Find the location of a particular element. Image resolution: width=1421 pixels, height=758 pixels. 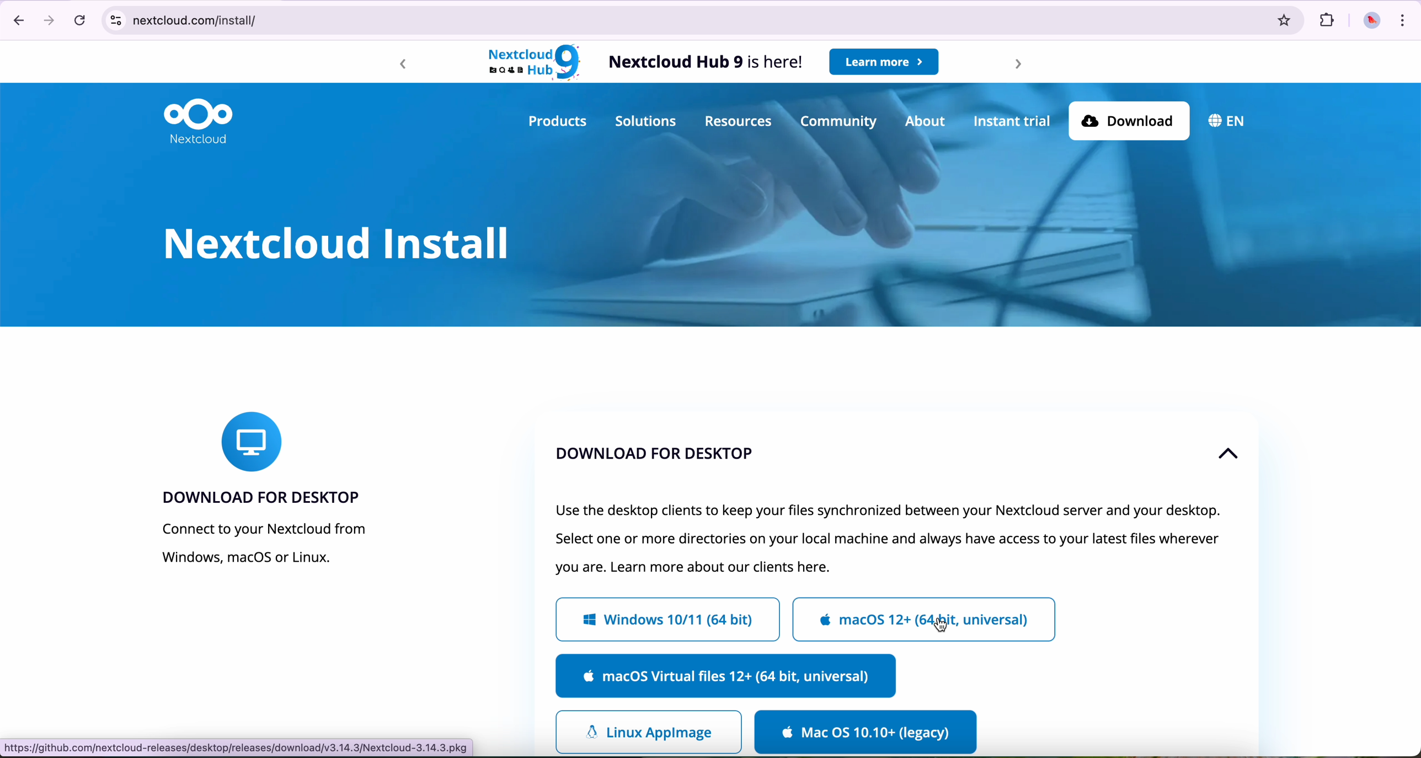

navigate back is located at coordinates (17, 20).